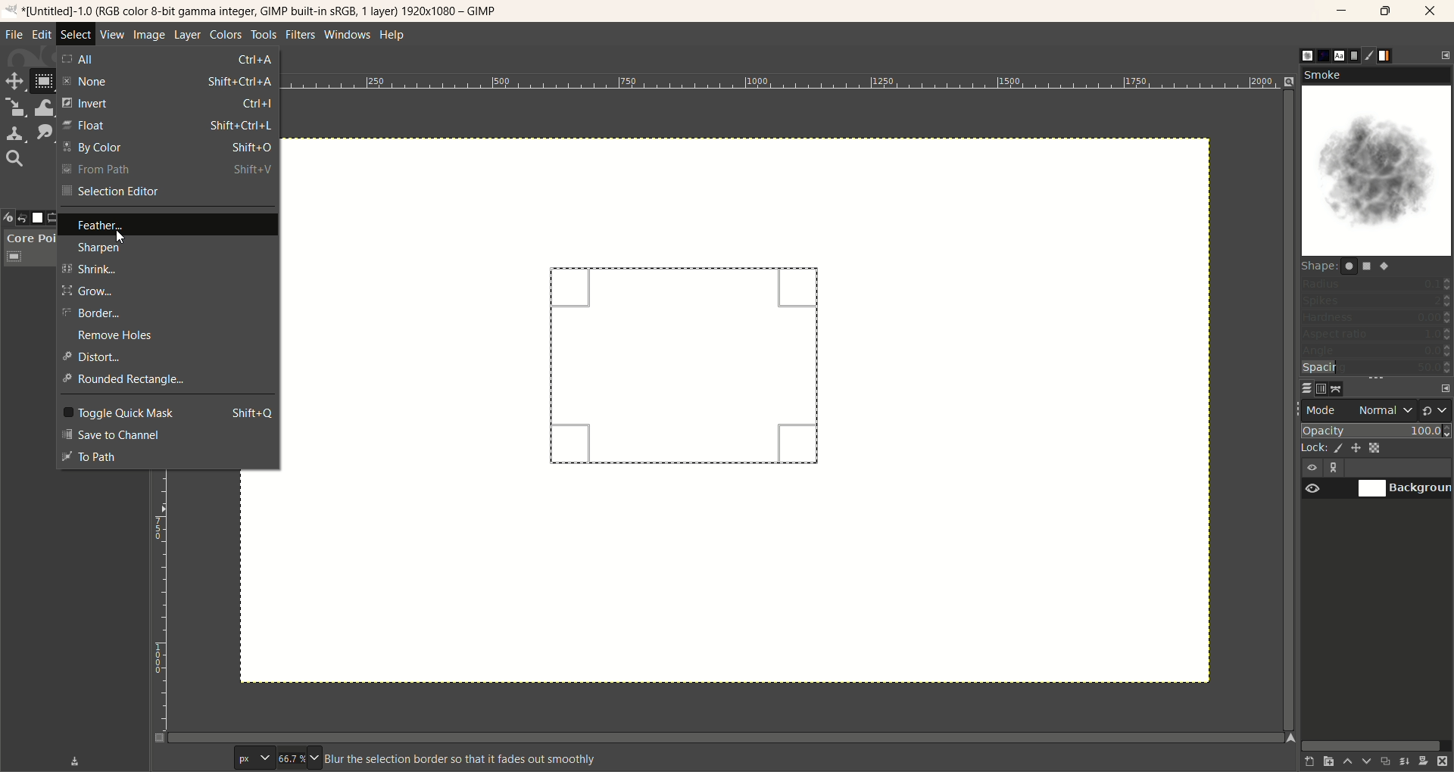 This screenshot has height=772, width=1454. What do you see at coordinates (188, 35) in the screenshot?
I see `layer` at bounding box center [188, 35].